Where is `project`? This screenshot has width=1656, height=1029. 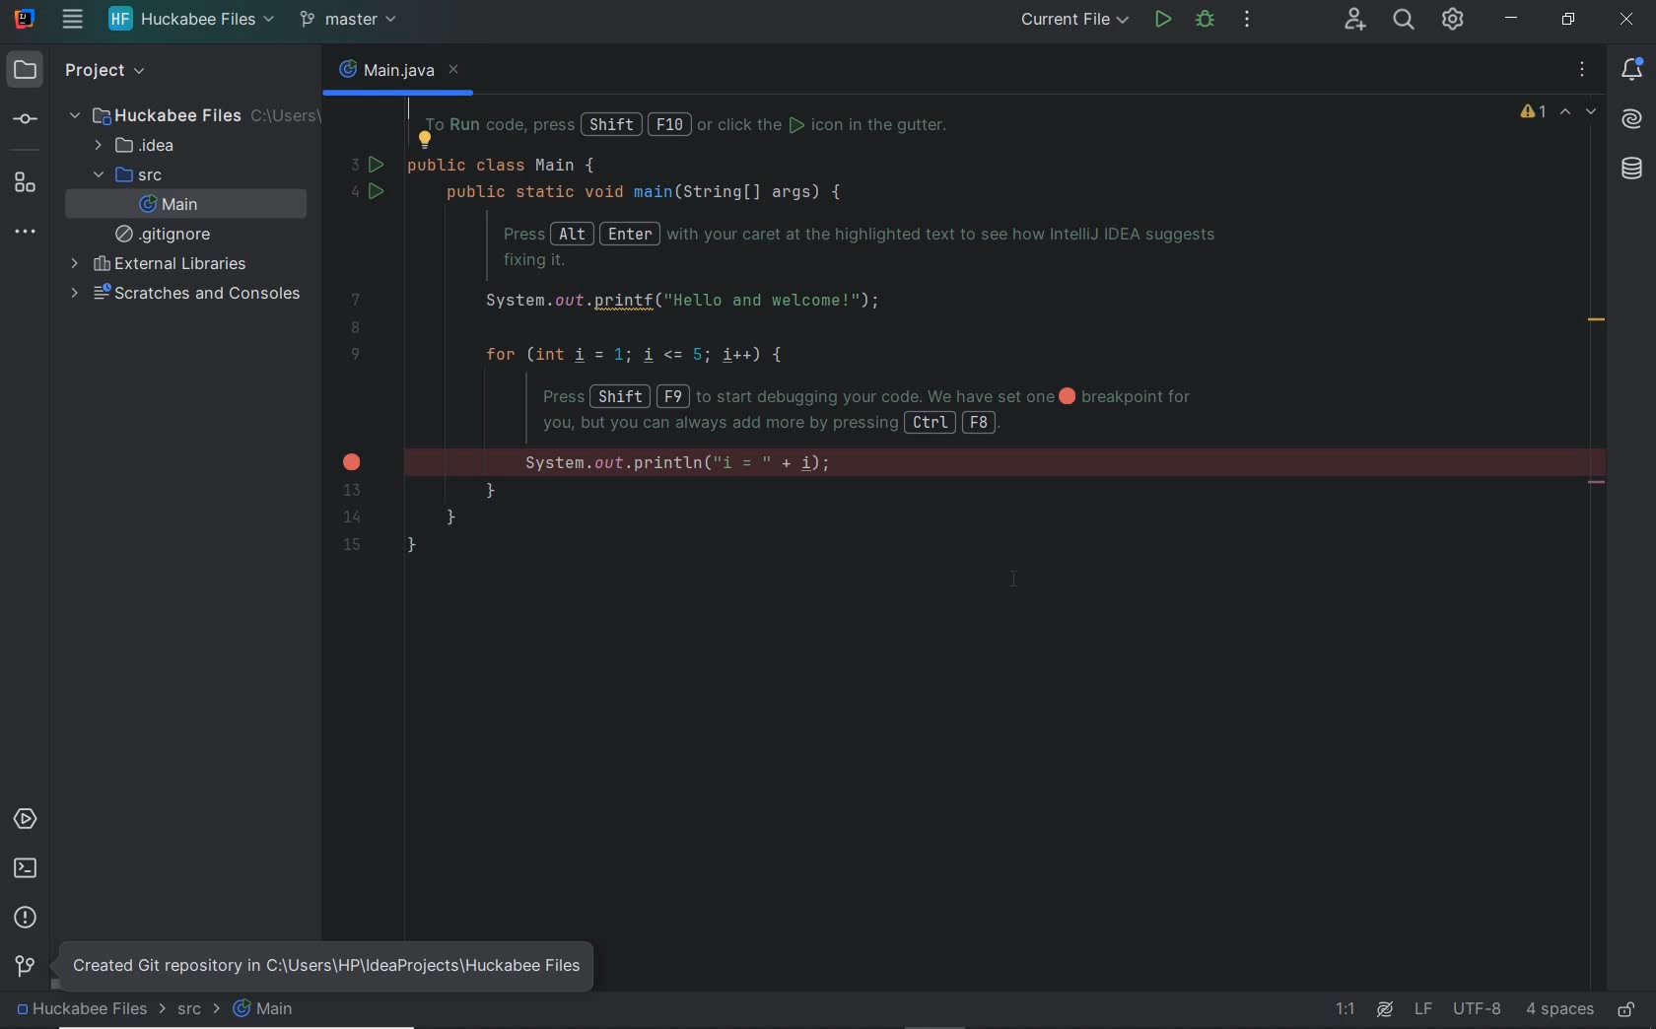
project is located at coordinates (73, 72).